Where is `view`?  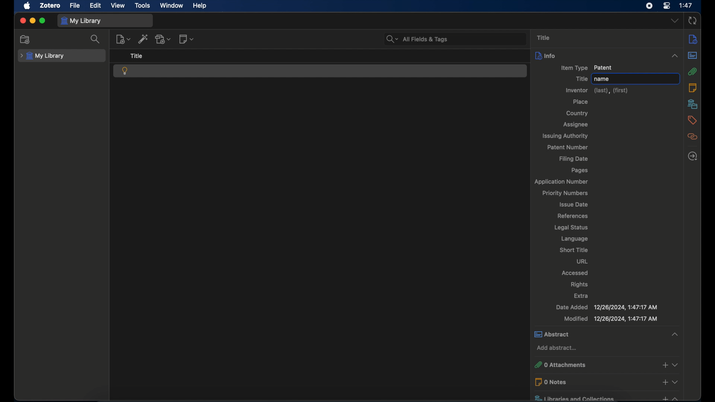
view is located at coordinates (118, 6).